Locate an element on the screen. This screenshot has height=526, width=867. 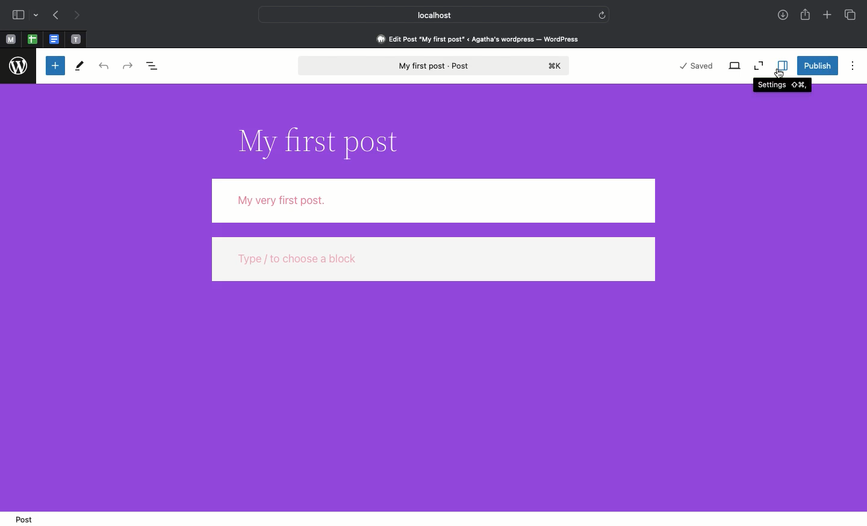
Saved is located at coordinates (697, 66).